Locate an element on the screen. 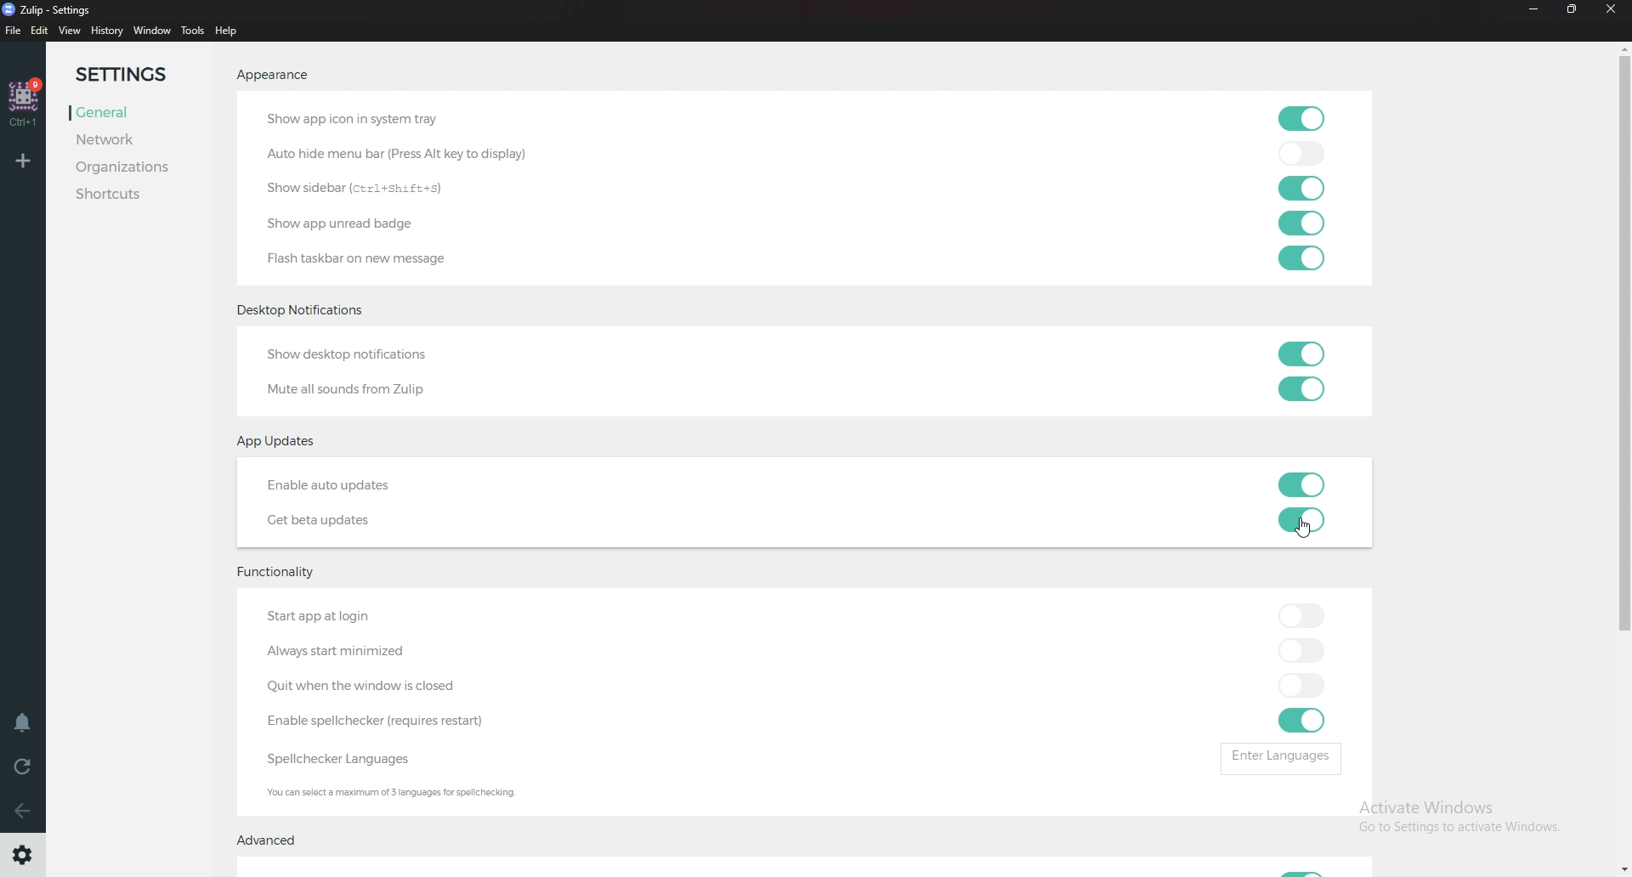 Image resolution: width=1632 pixels, height=877 pixels. Close is located at coordinates (1616, 13).